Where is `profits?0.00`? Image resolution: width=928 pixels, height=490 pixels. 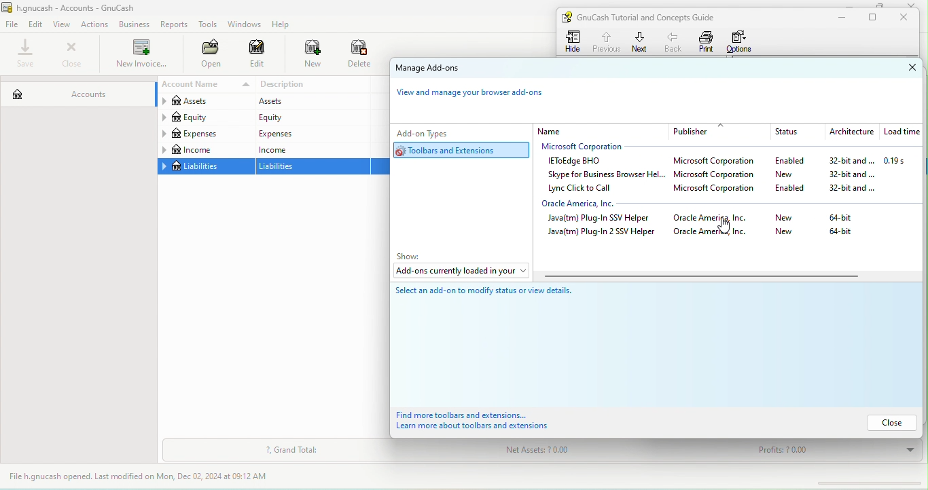 profits?0.00 is located at coordinates (831, 451).